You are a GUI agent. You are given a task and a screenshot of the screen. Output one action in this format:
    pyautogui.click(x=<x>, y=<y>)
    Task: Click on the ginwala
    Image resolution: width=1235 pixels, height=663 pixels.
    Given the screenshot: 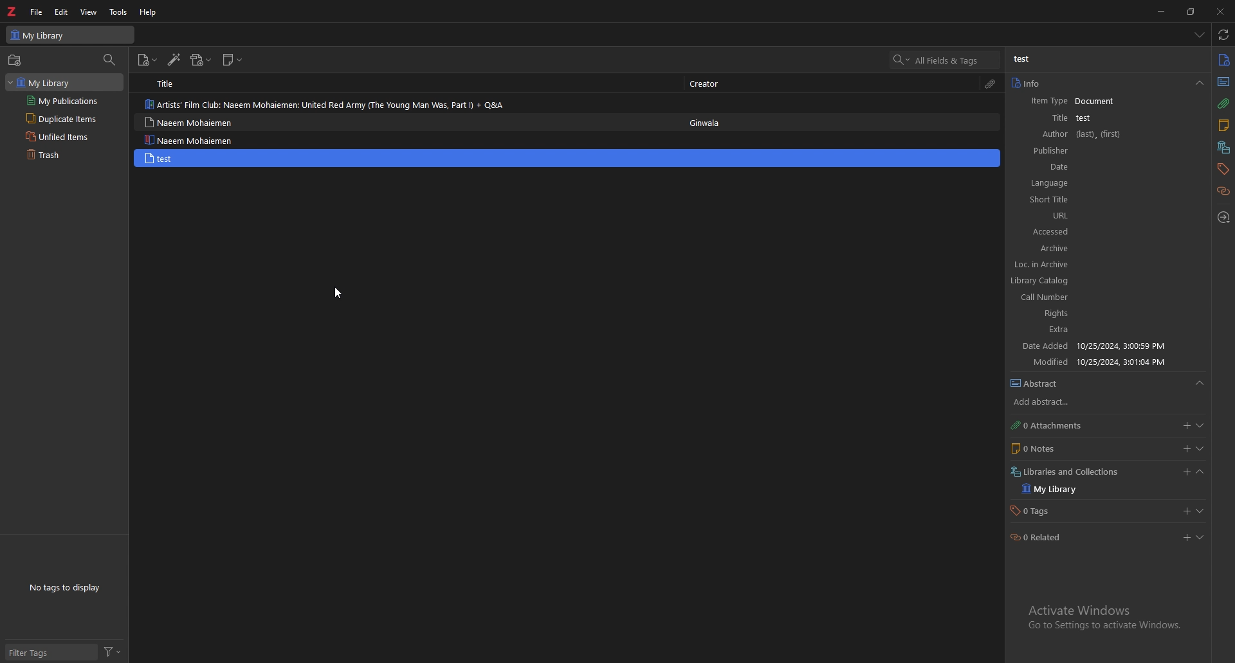 What is the action you would take?
    pyautogui.click(x=707, y=127)
    